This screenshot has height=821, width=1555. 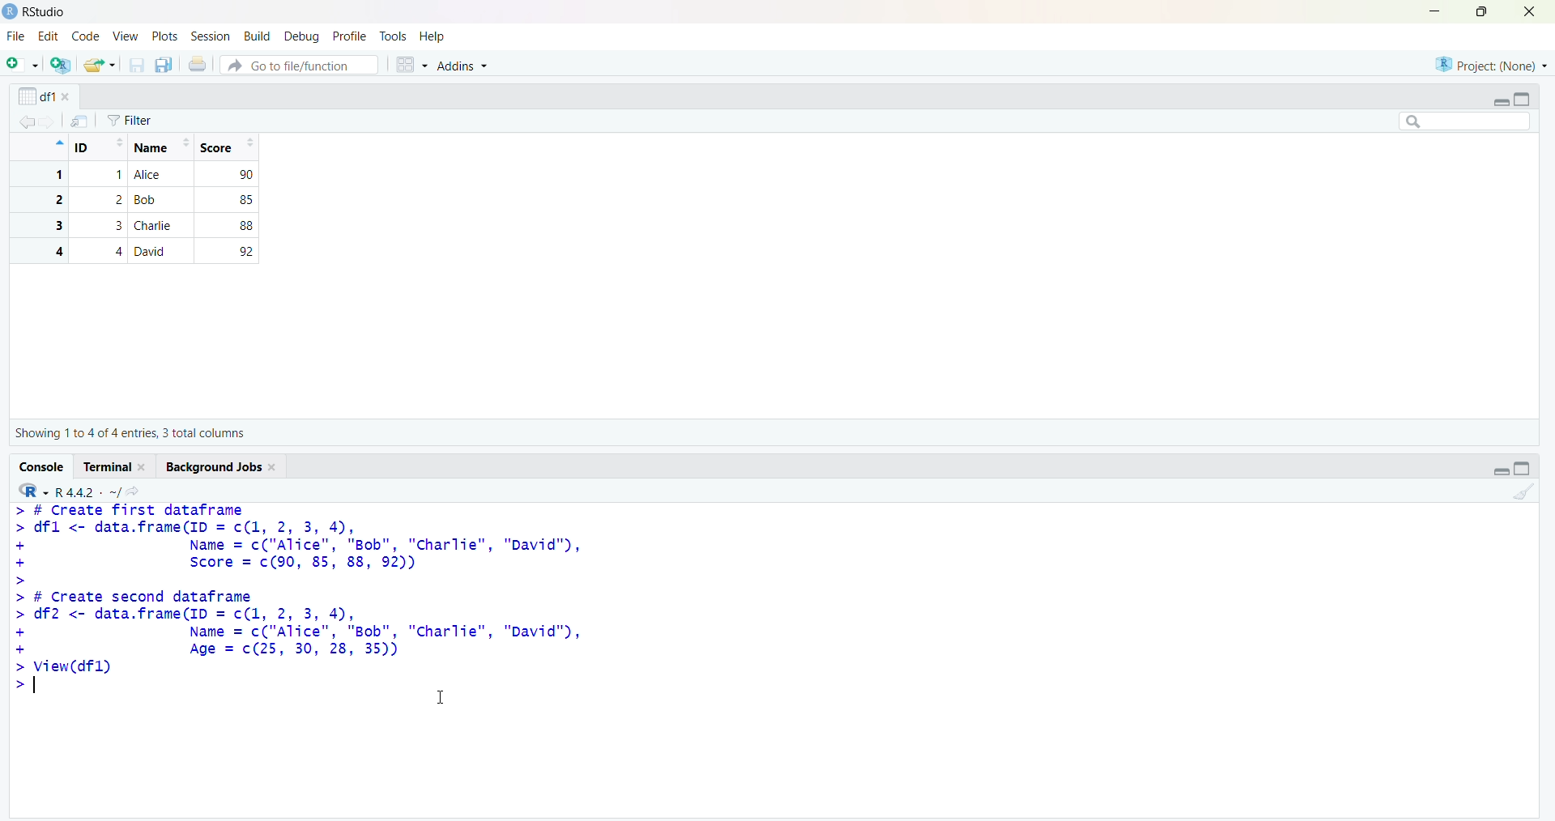 I want to click on clean, so click(x=1525, y=492).